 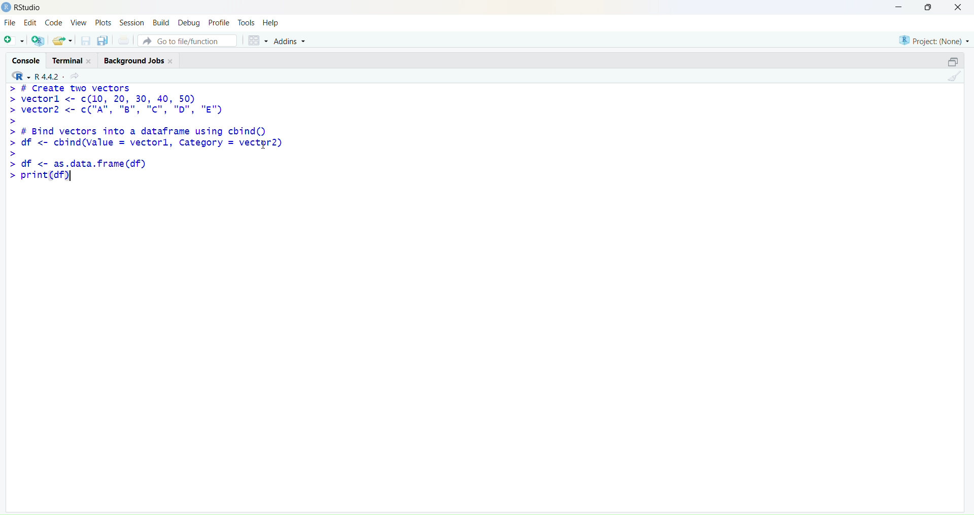 I want to click on Profile, so click(x=219, y=22).